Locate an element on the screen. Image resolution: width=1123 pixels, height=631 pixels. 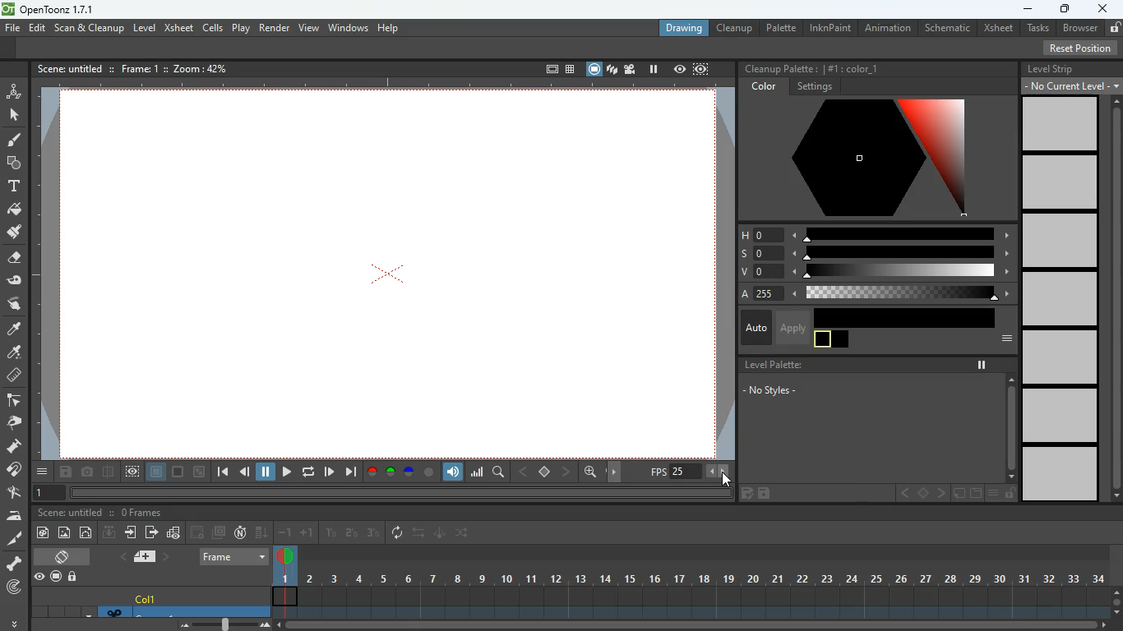
edit is located at coordinates (440, 535).